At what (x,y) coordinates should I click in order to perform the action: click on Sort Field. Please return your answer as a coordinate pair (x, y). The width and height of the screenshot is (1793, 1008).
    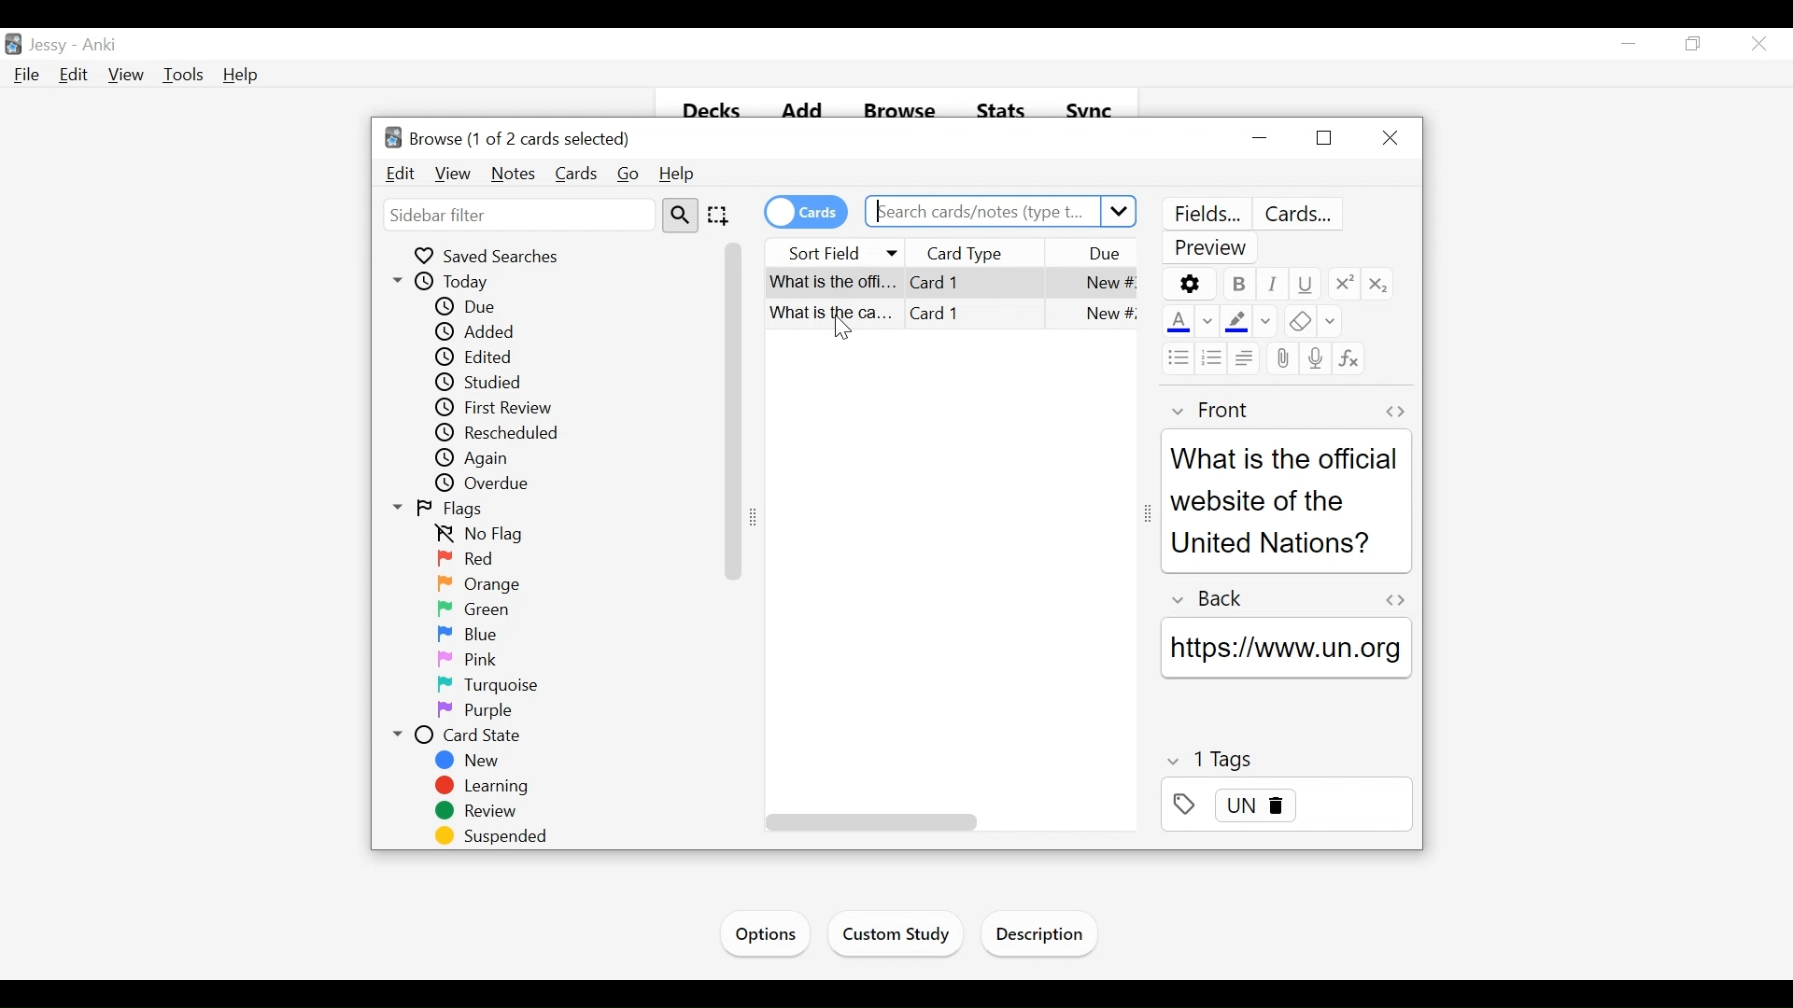
    Looking at the image, I should click on (836, 251).